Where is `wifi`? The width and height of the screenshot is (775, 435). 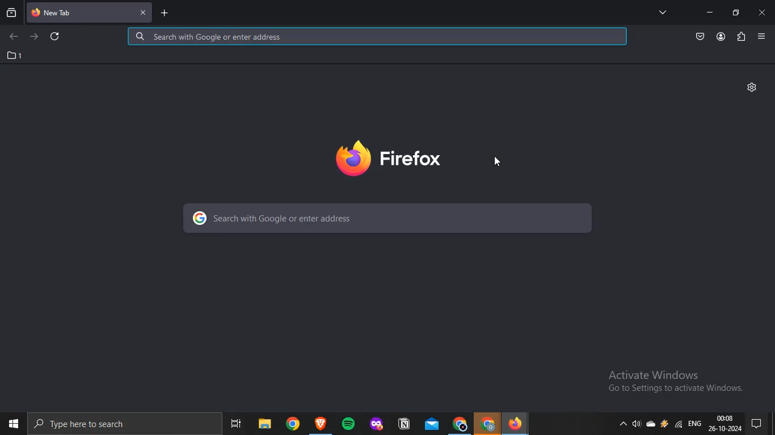
wifi is located at coordinates (679, 426).